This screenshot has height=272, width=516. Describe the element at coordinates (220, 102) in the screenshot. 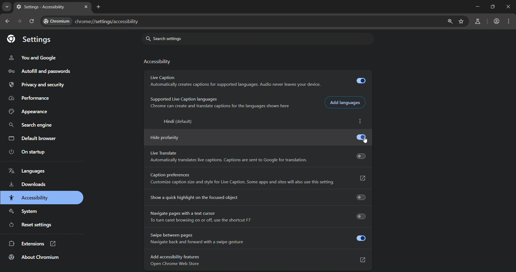

I see `Supported Live Caption languages
Chrome can create and translate captions for the languages shown here` at that location.